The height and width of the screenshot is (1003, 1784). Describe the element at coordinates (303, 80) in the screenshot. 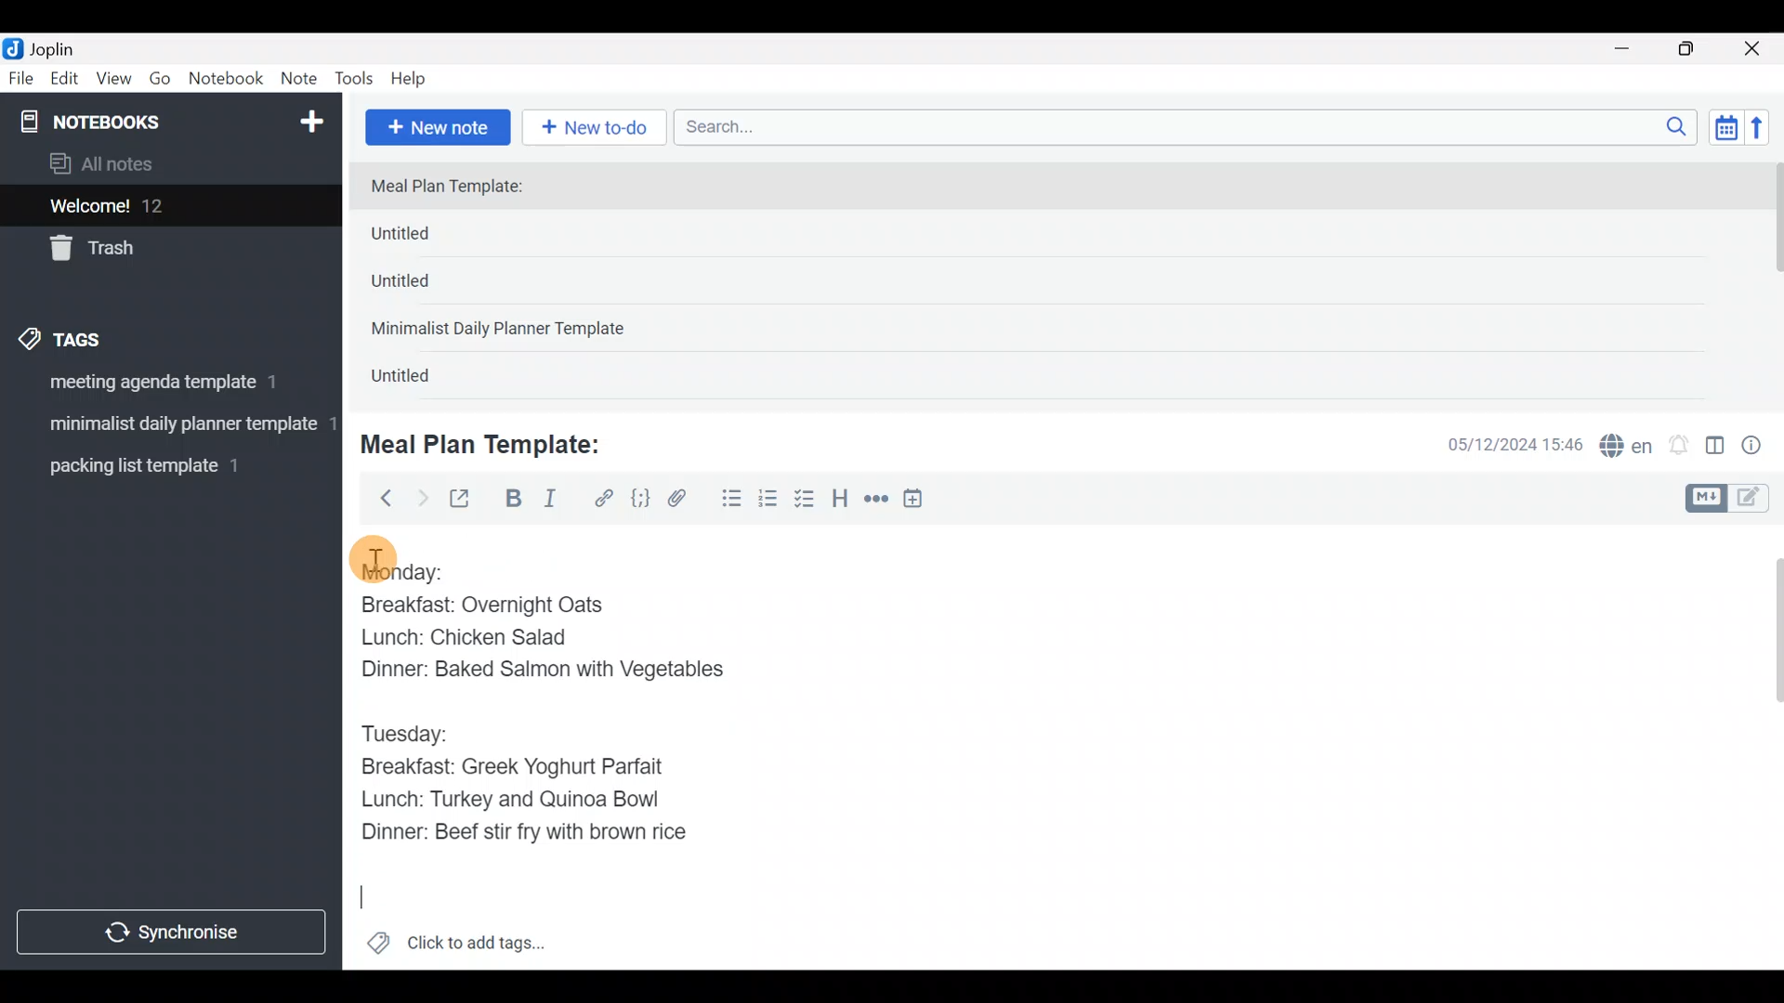

I see `Note` at that location.